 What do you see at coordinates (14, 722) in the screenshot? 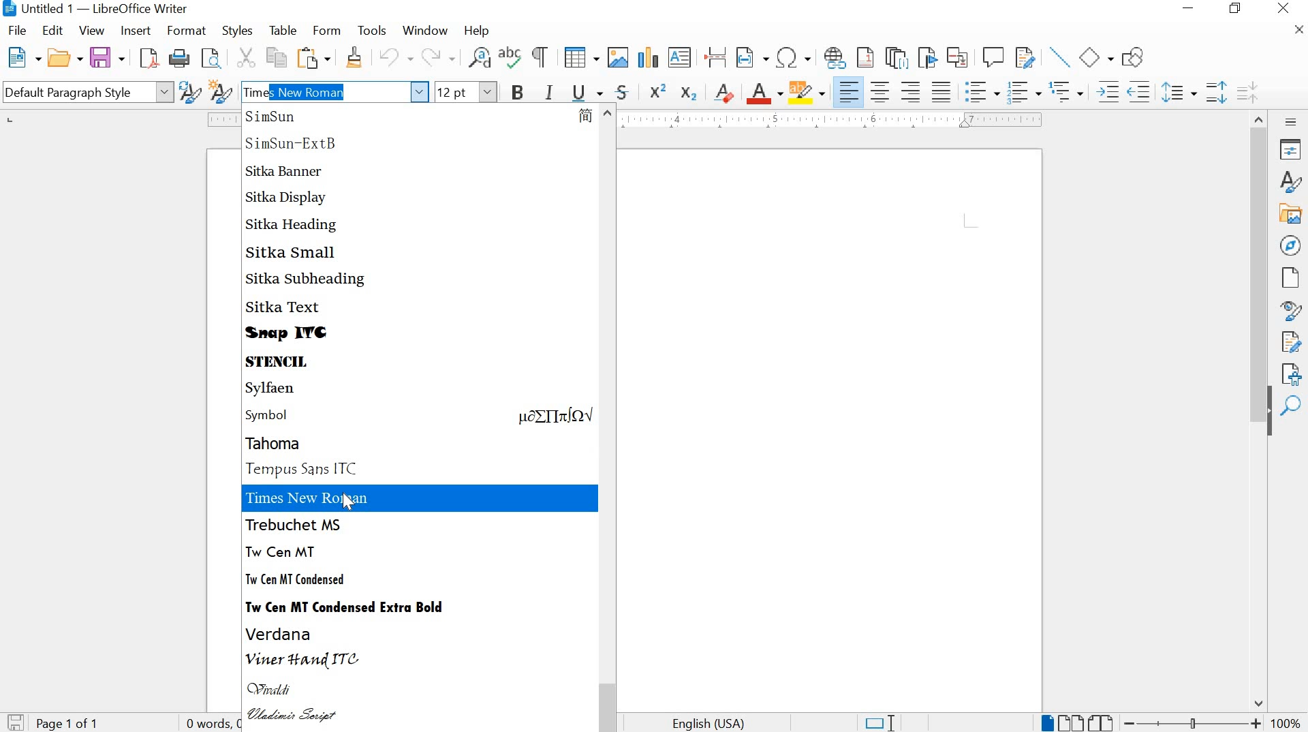
I see `SAVE` at bounding box center [14, 722].